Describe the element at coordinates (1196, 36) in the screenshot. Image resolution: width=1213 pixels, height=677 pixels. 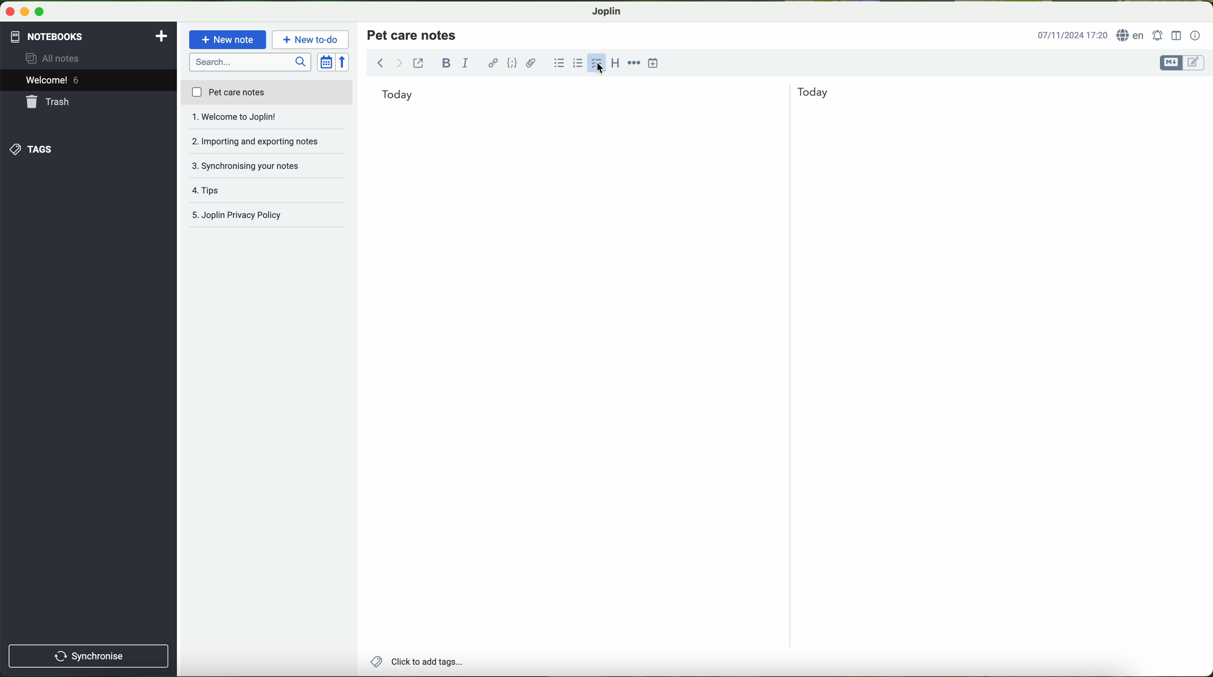
I see `note properties` at that location.